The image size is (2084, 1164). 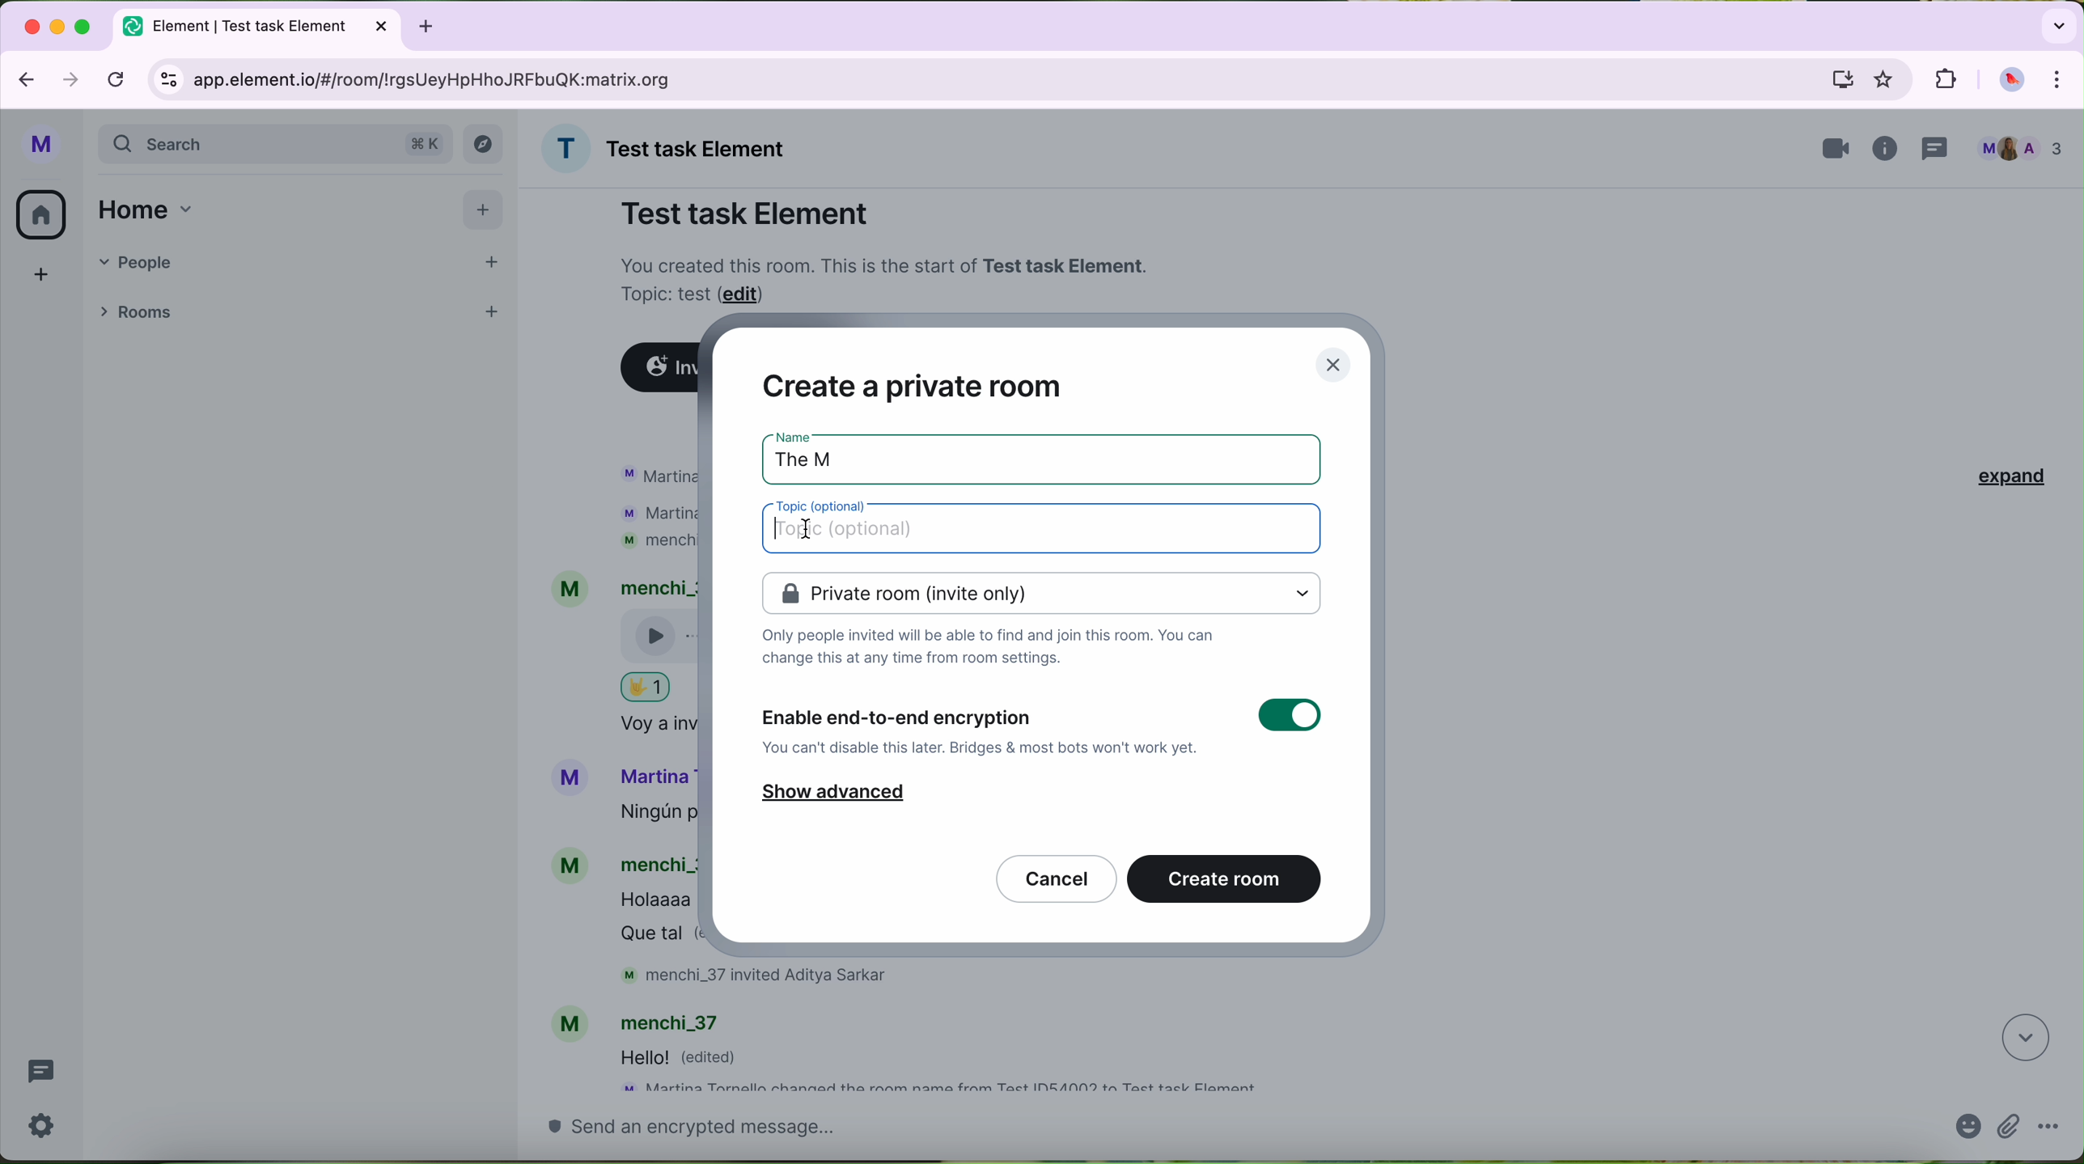 I want to click on click on topic, so click(x=1047, y=531).